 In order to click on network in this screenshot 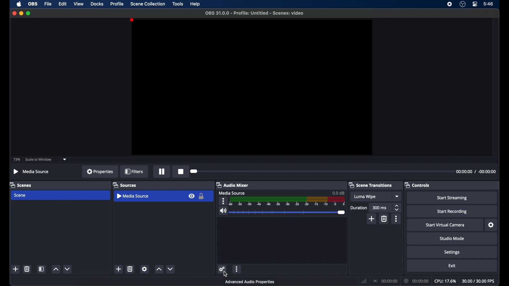, I will do `click(364, 281)`.